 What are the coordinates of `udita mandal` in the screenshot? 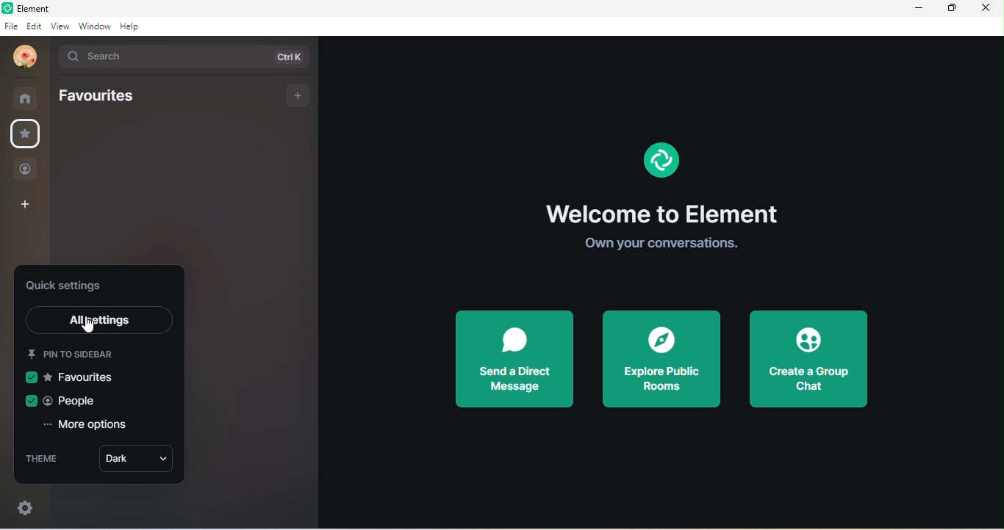 It's located at (21, 57).